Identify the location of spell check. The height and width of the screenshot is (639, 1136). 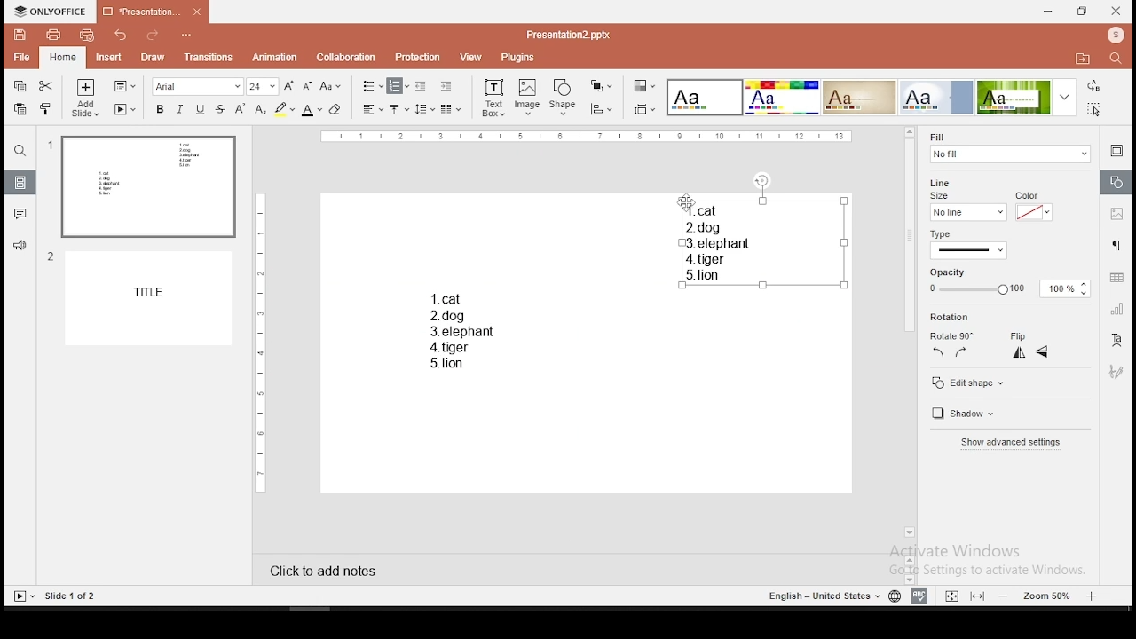
(922, 596).